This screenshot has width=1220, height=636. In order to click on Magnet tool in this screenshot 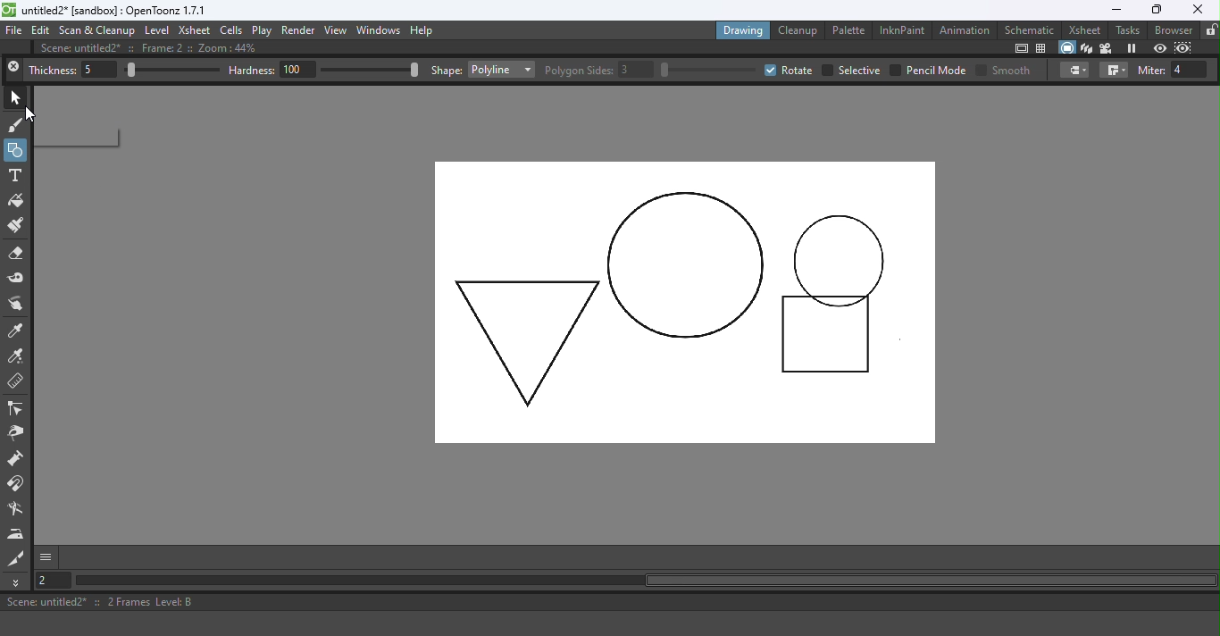, I will do `click(18, 485)`.